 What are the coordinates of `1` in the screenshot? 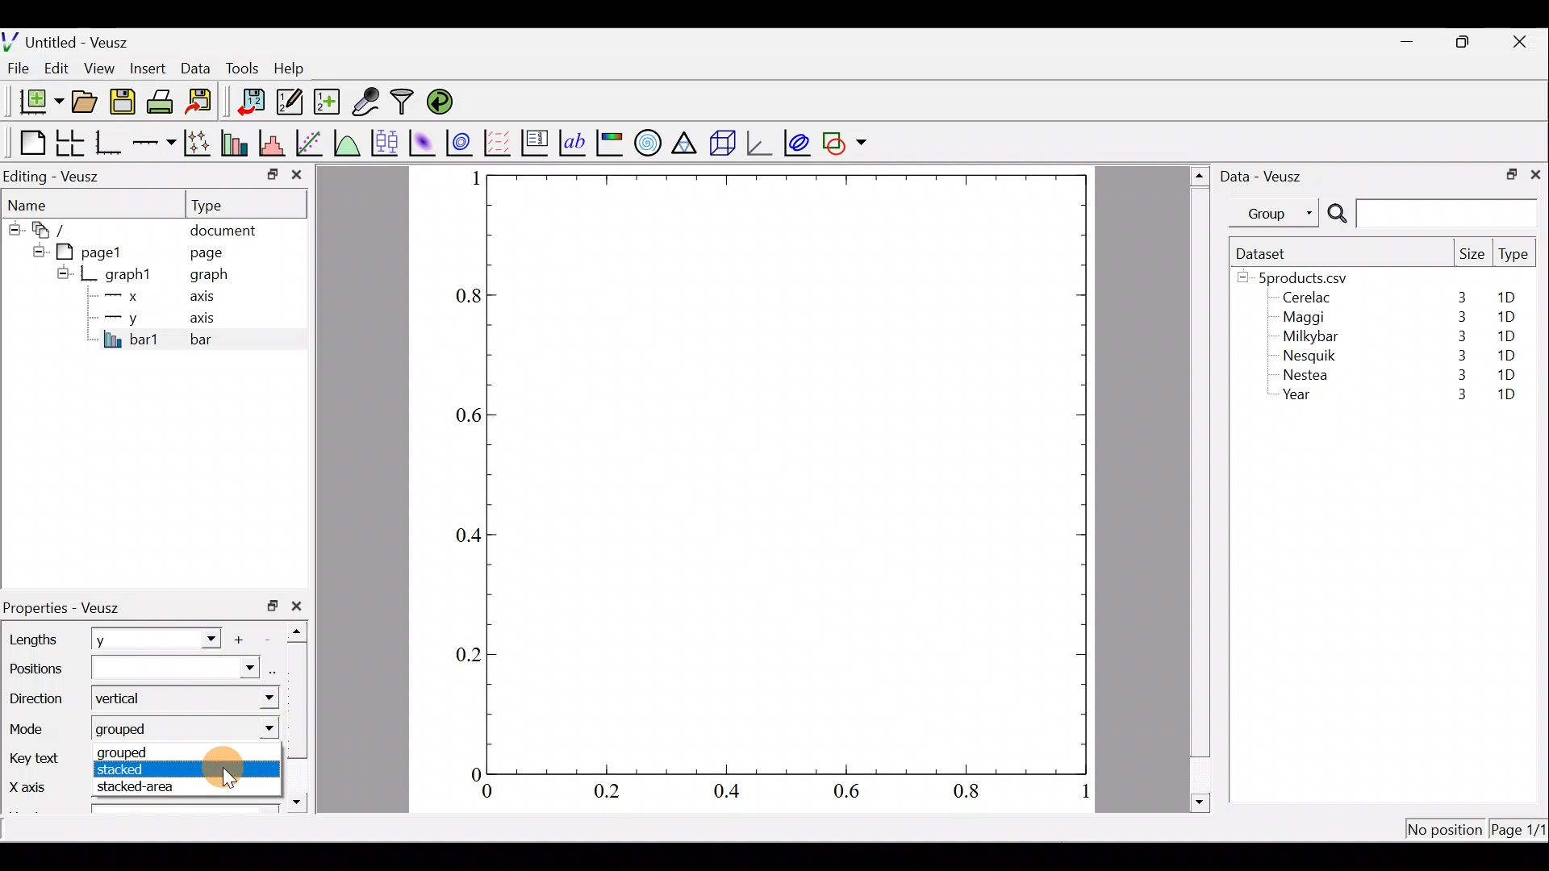 It's located at (474, 177).